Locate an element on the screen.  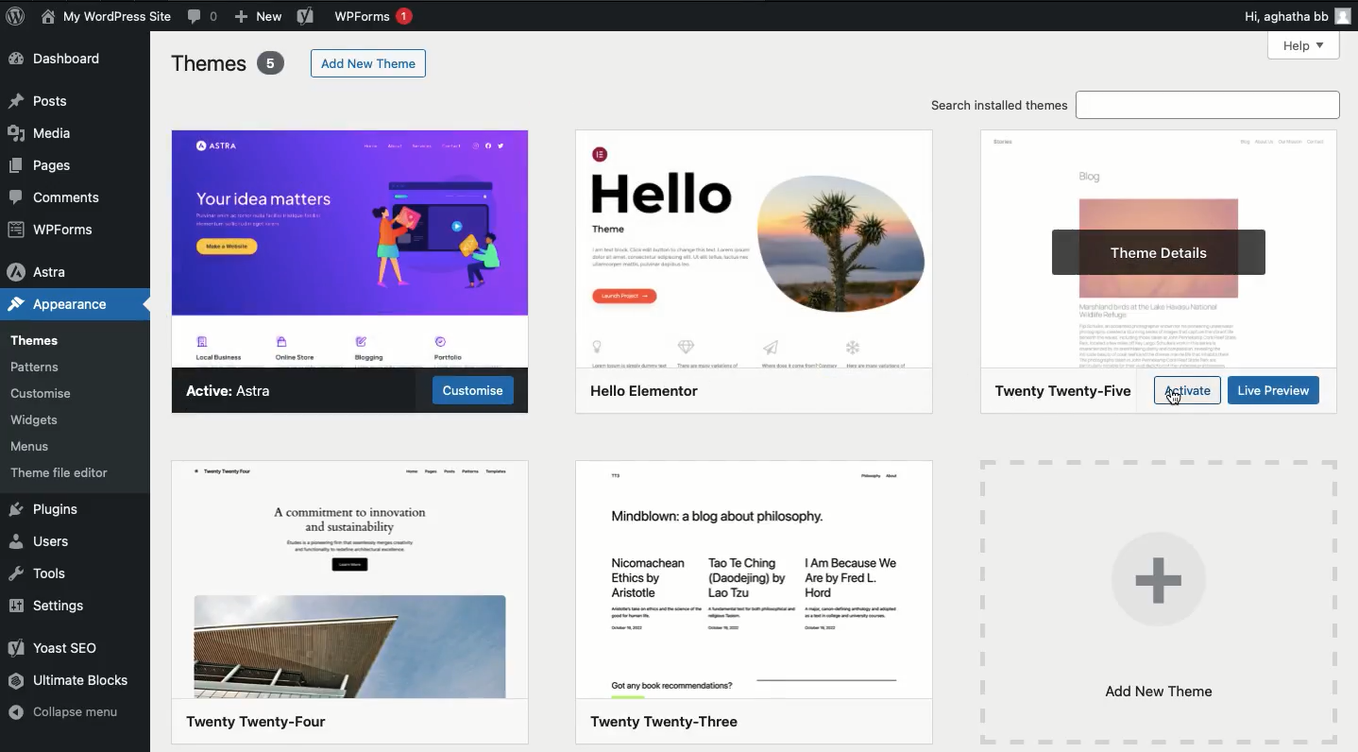
Collapse menu is located at coordinates (60, 712).